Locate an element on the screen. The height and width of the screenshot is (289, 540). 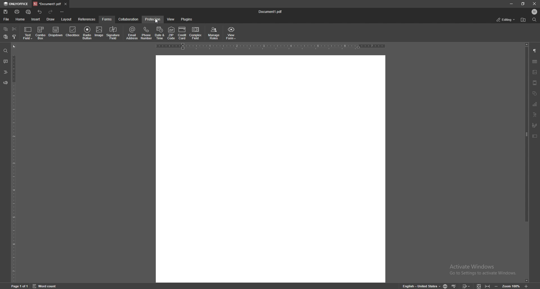
insert is located at coordinates (36, 19).